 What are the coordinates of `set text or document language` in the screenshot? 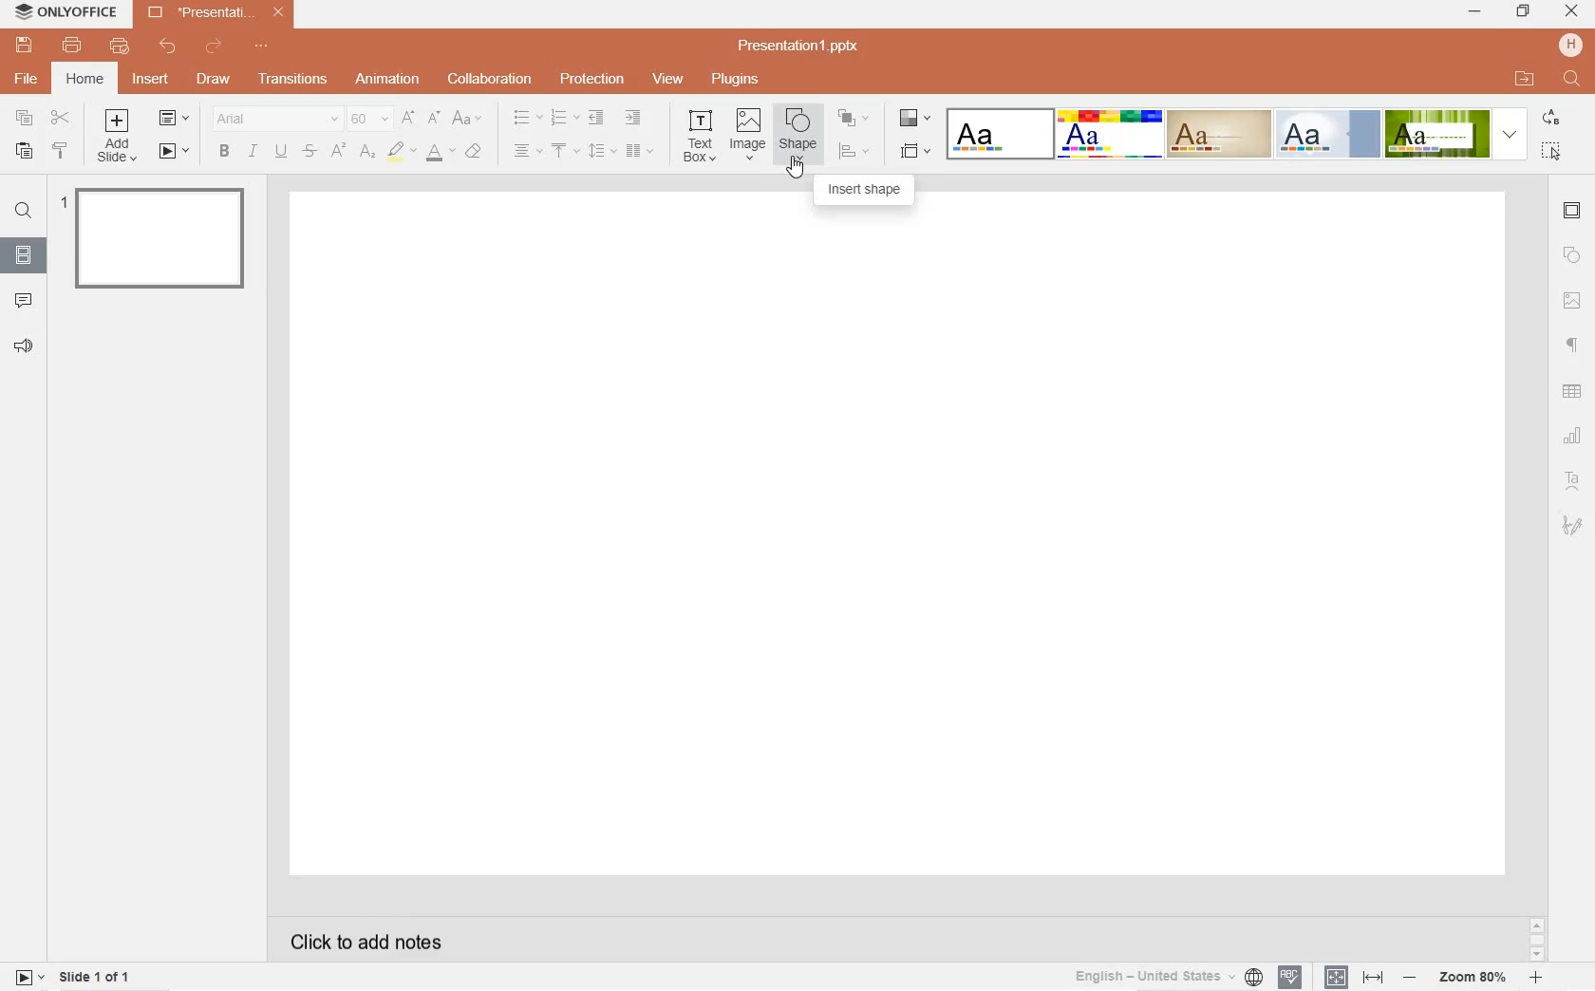 It's located at (1351, 977).